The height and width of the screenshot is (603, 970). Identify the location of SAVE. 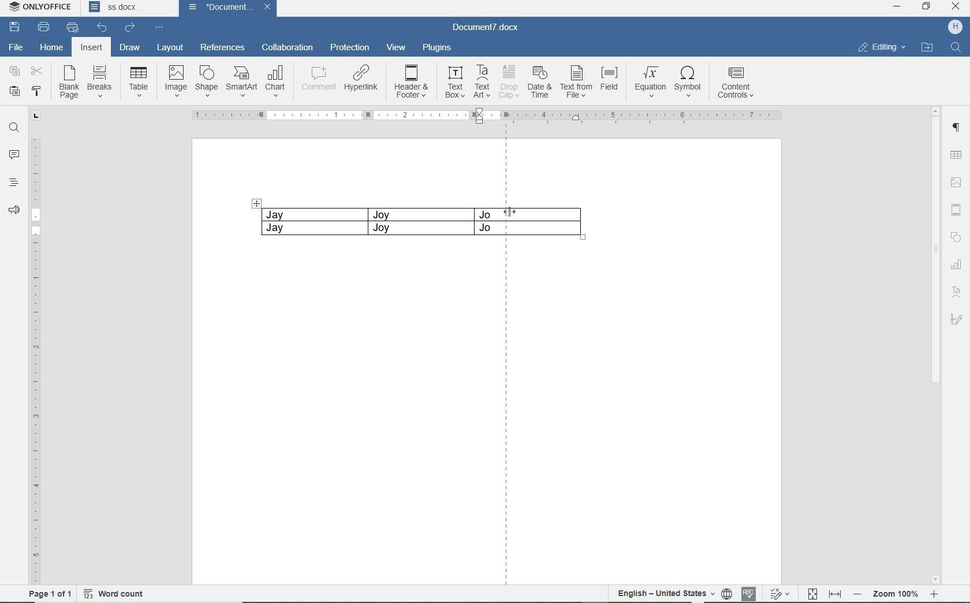
(15, 27).